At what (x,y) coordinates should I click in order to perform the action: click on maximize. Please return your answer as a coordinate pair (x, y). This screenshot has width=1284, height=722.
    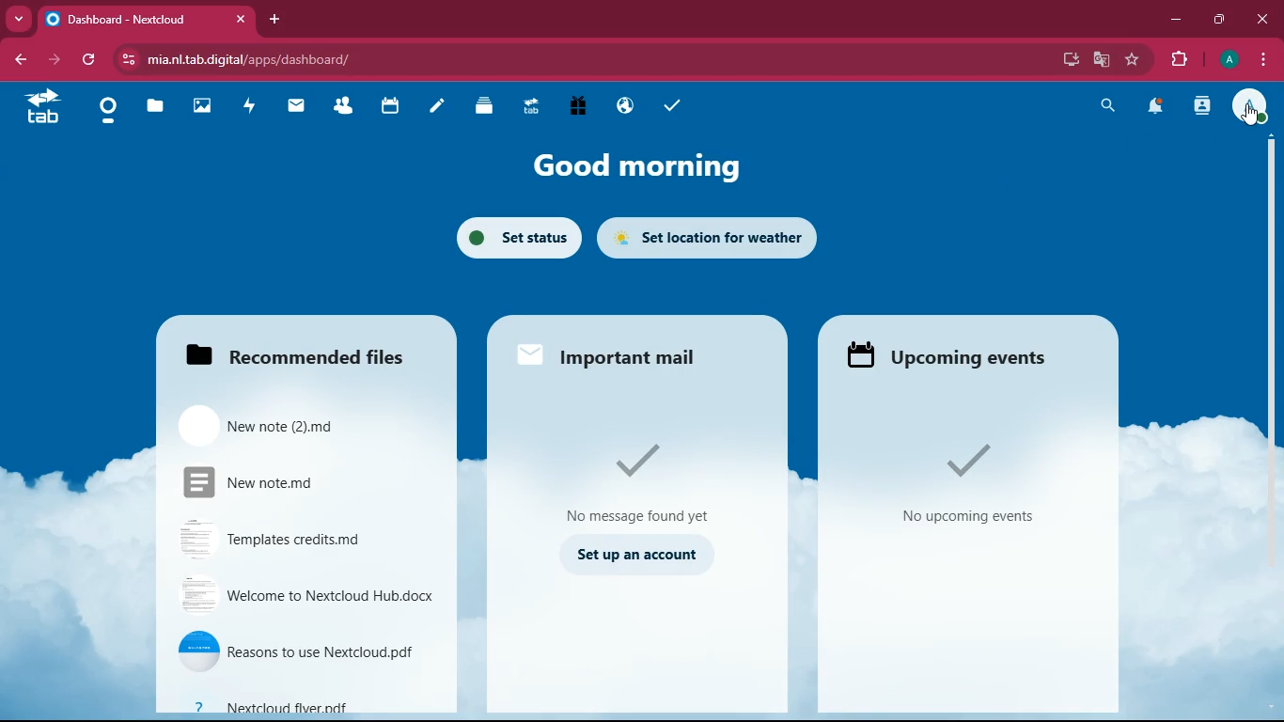
    Looking at the image, I should click on (1219, 21).